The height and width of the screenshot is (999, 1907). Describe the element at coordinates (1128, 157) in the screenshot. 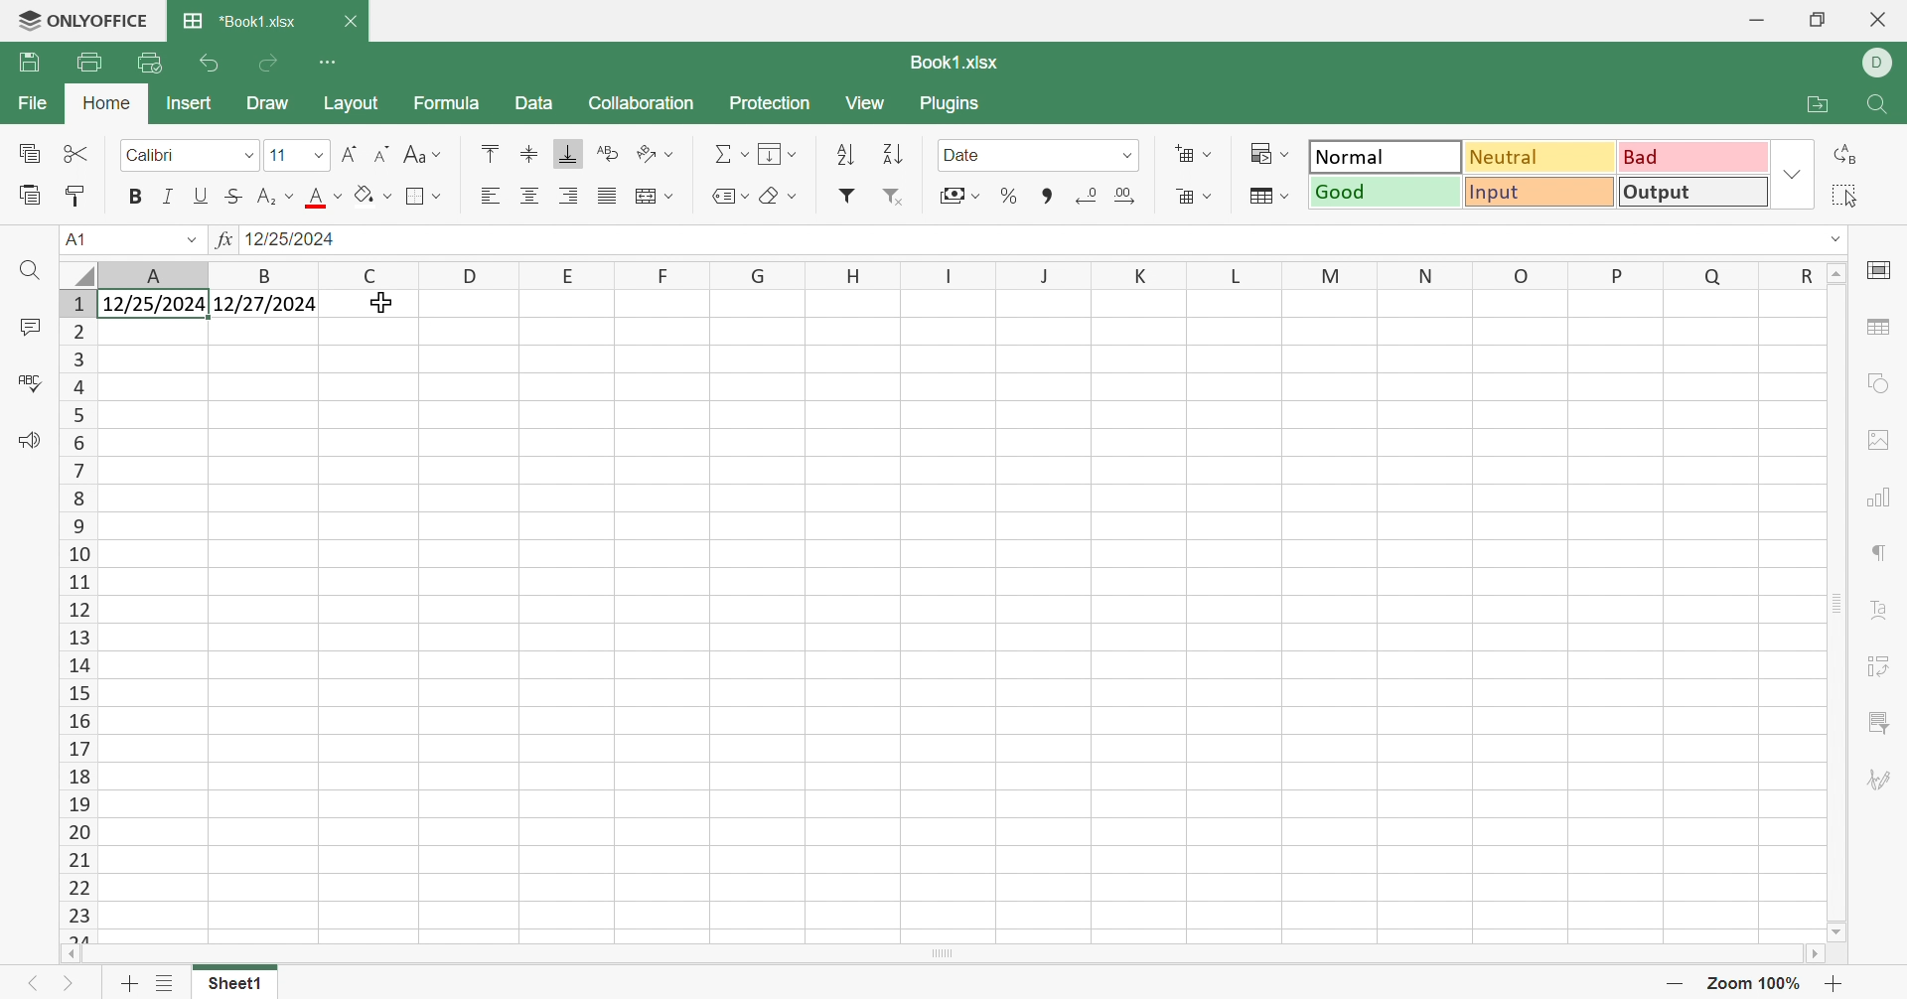

I see `Drop Down` at that location.